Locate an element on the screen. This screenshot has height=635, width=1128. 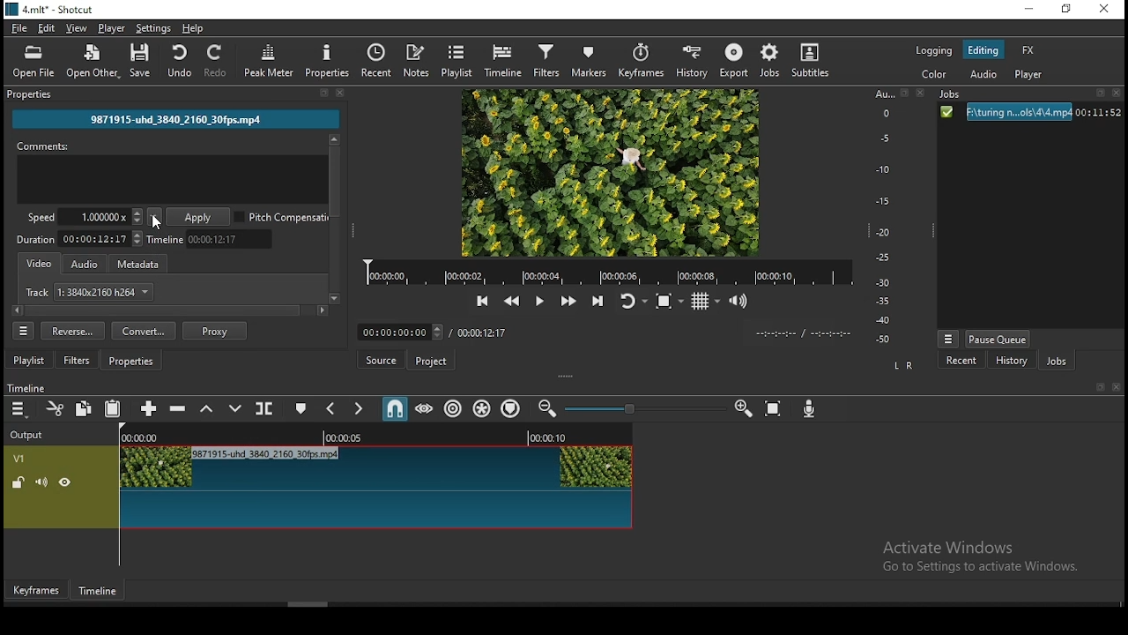
play quickly forwards is located at coordinates (572, 301).